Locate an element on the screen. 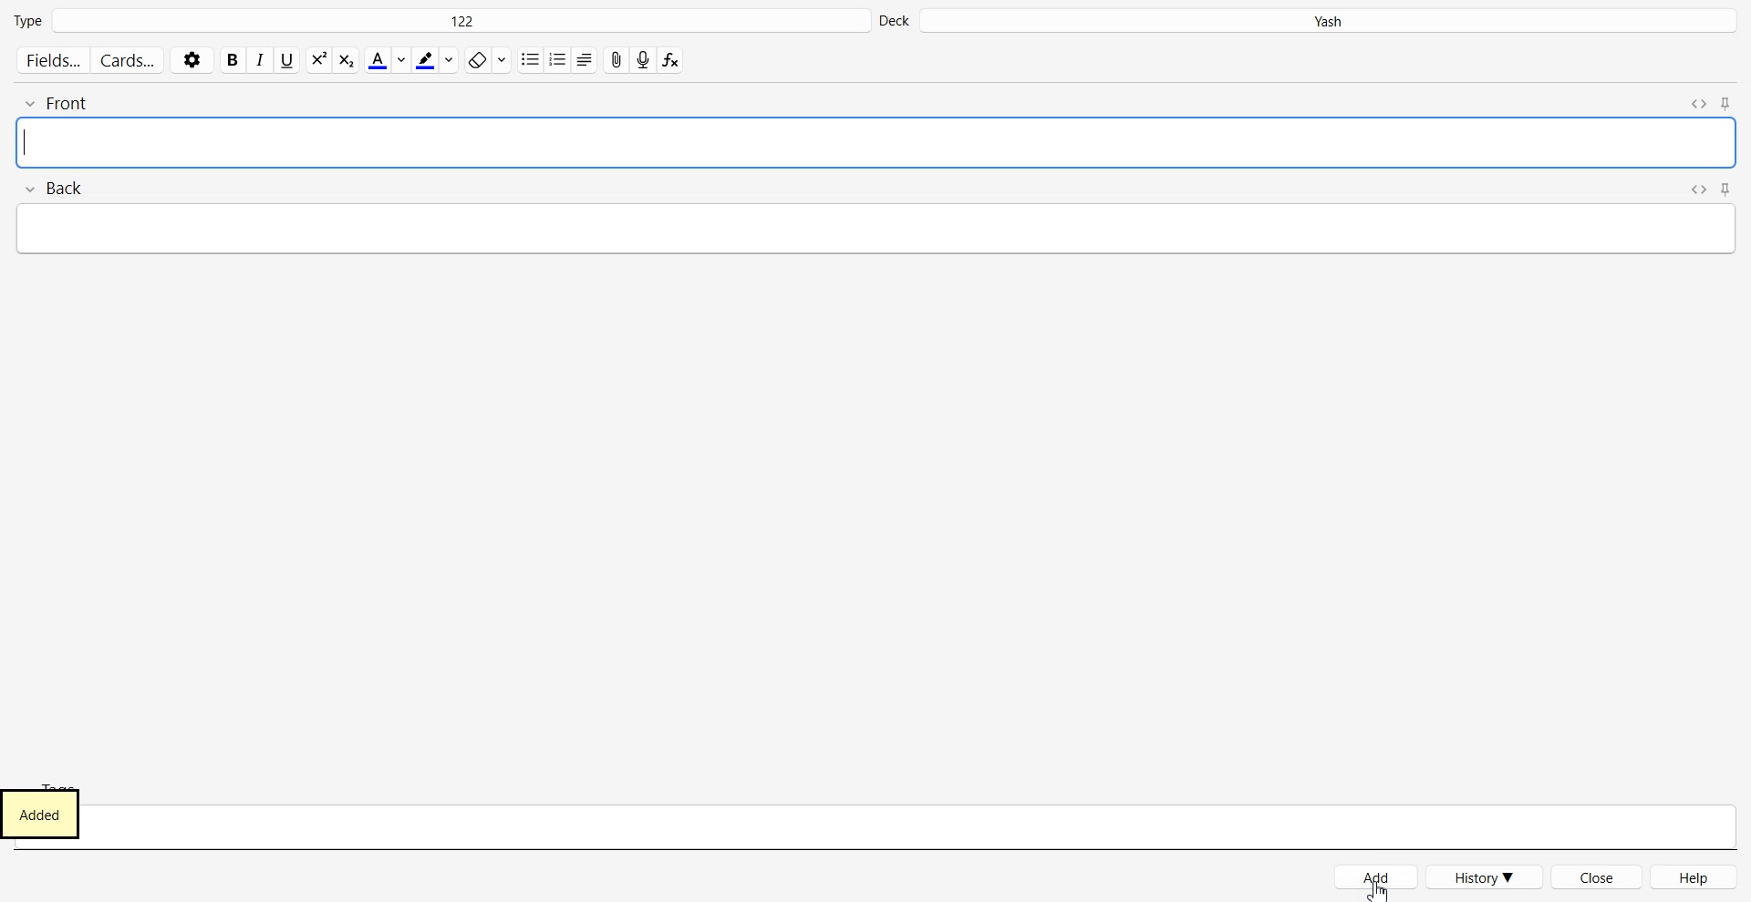 This screenshot has width=1751, height=902. Attach File is located at coordinates (615, 59).